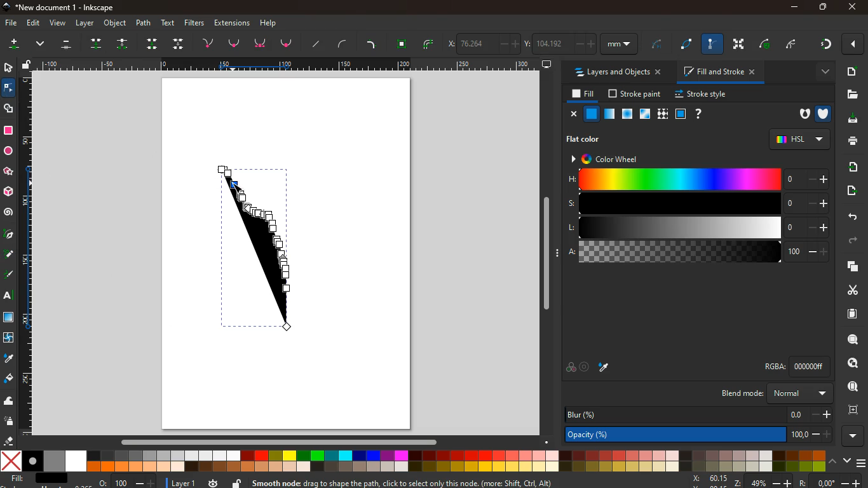 The width and height of the screenshot is (868, 488). Describe the element at coordinates (232, 22) in the screenshot. I see `extensions` at that location.